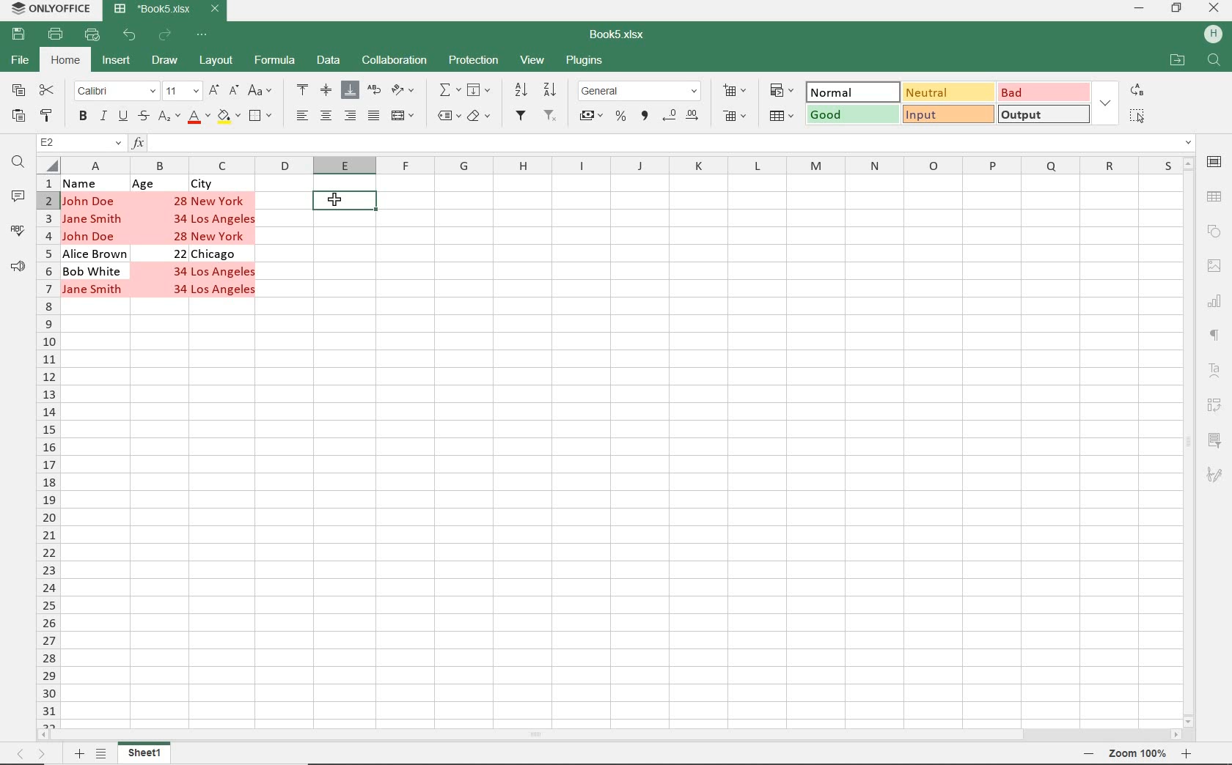  I want to click on INSERT FUNCTION, so click(663, 142).